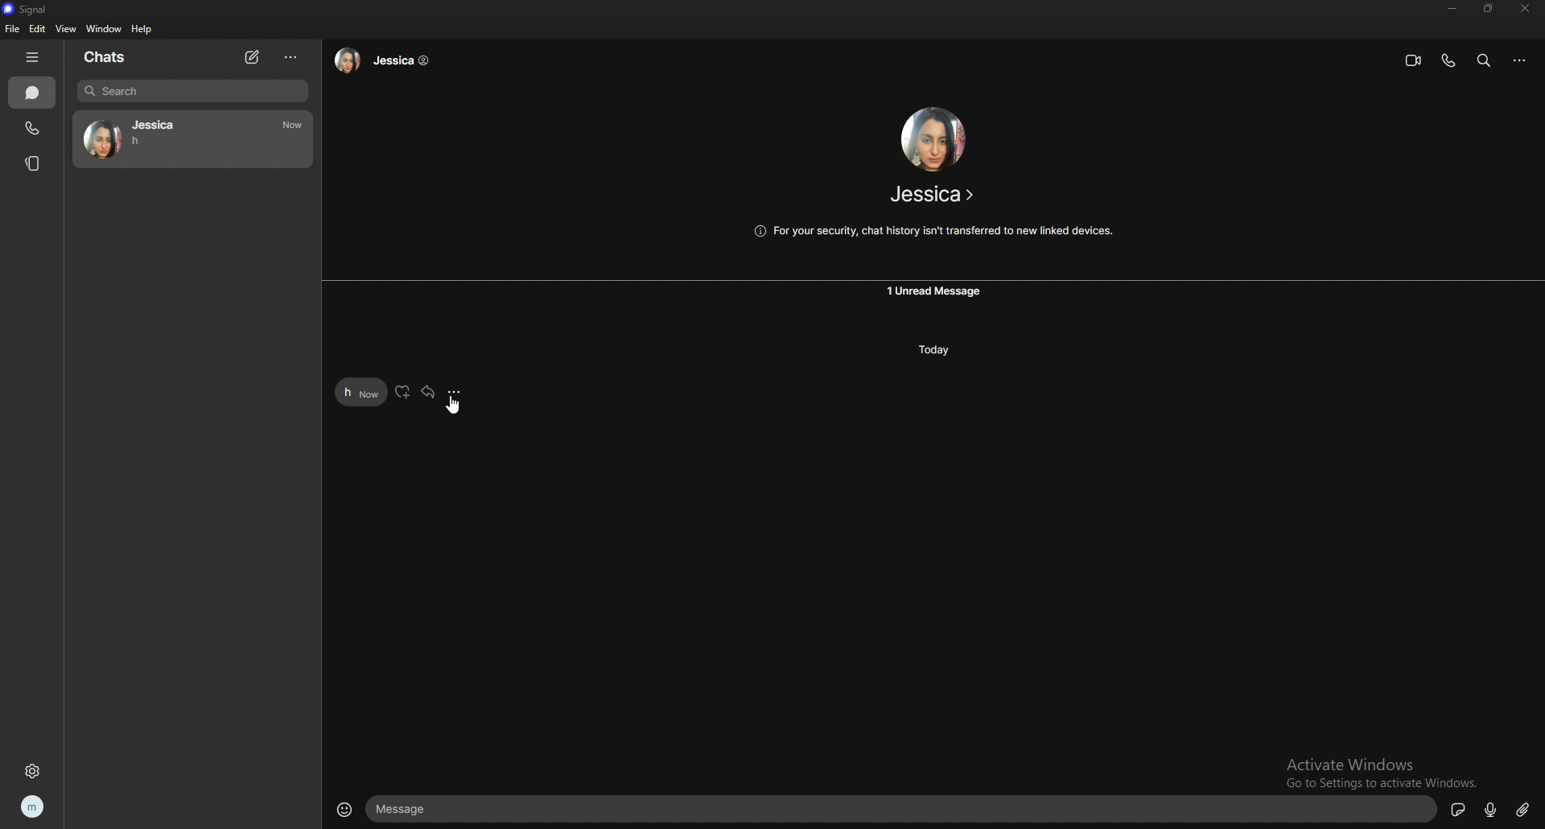 The height and width of the screenshot is (829, 1545). What do you see at coordinates (32, 93) in the screenshot?
I see `chats` at bounding box center [32, 93].